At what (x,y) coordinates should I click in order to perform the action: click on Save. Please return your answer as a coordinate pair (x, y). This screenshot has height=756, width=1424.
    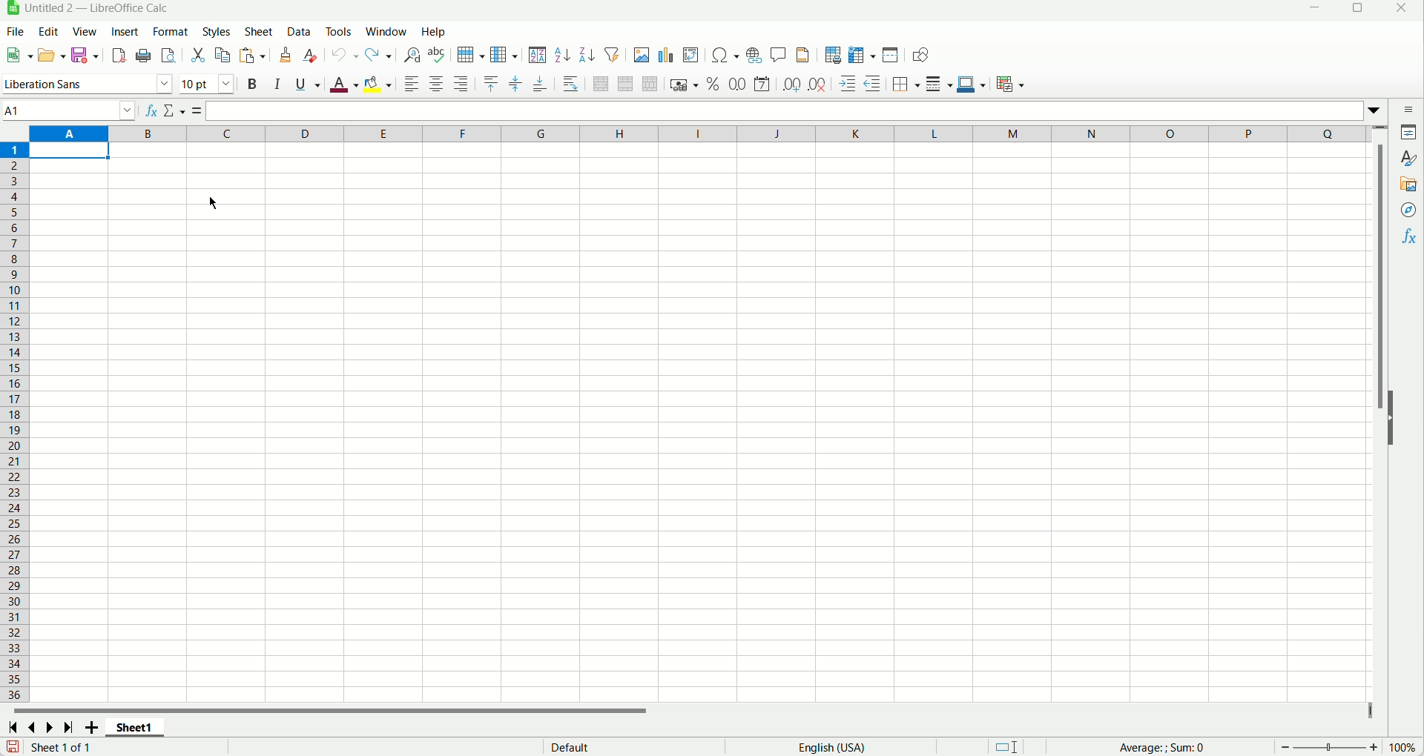
    Looking at the image, I should click on (84, 56).